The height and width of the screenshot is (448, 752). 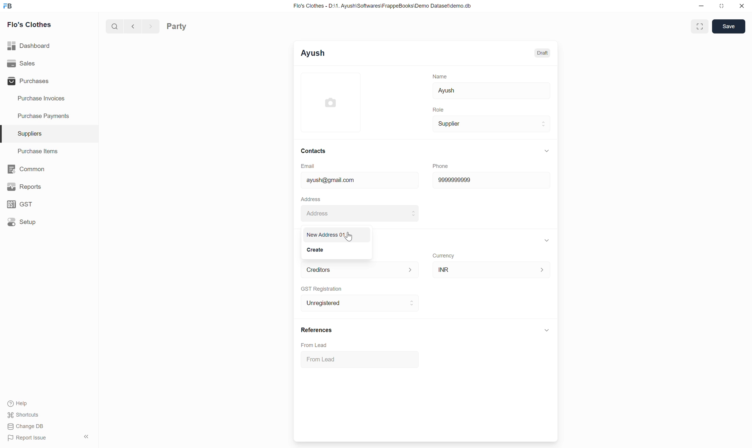 What do you see at coordinates (49, 187) in the screenshot?
I see `Reports` at bounding box center [49, 187].